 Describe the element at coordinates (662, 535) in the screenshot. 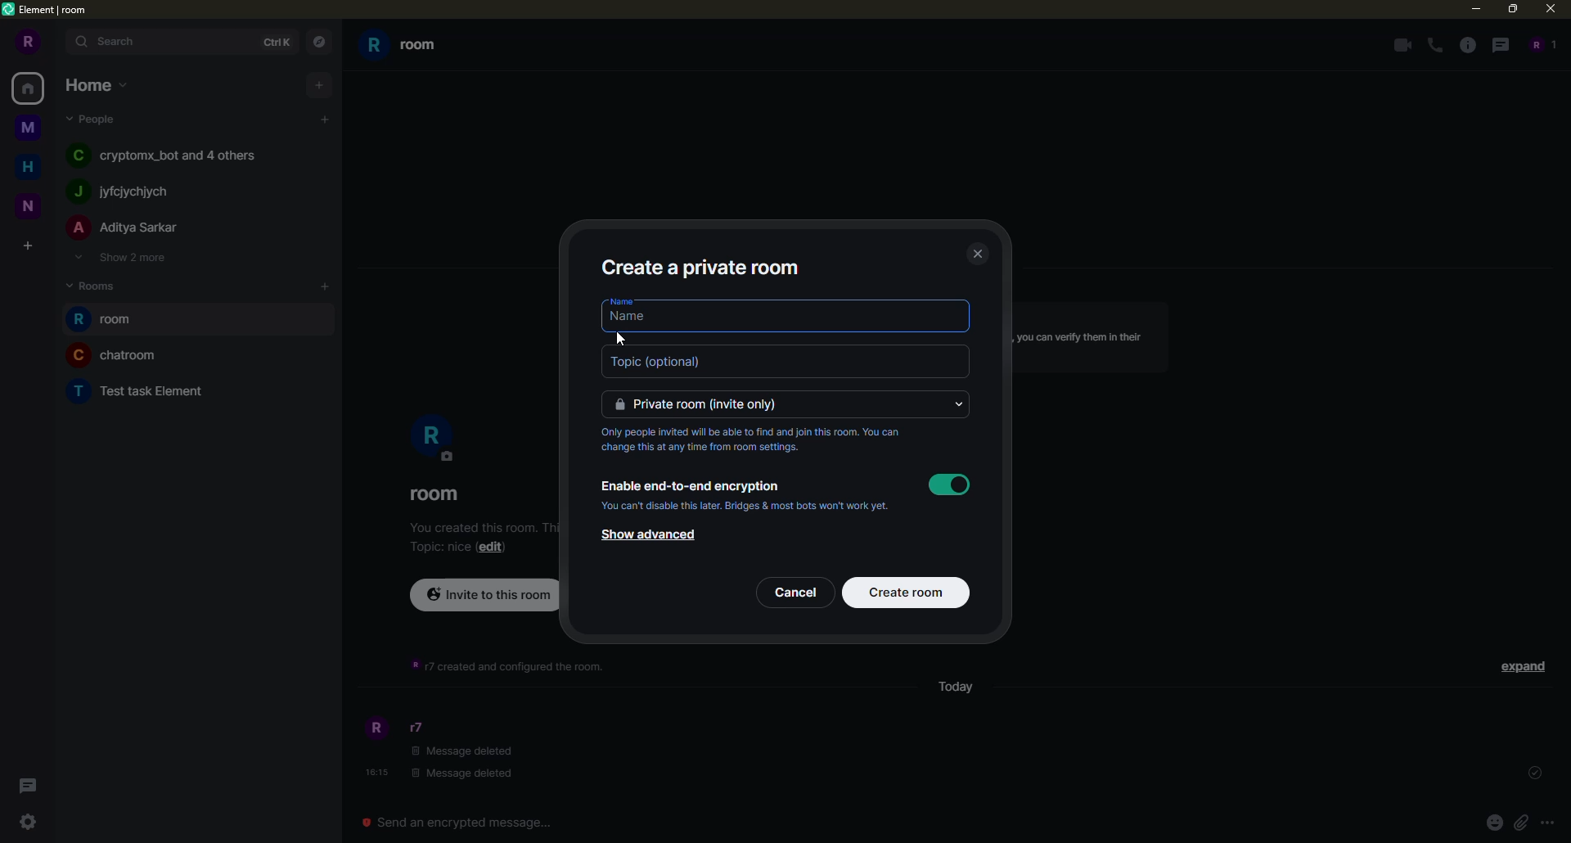

I see `show advanced` at that location.